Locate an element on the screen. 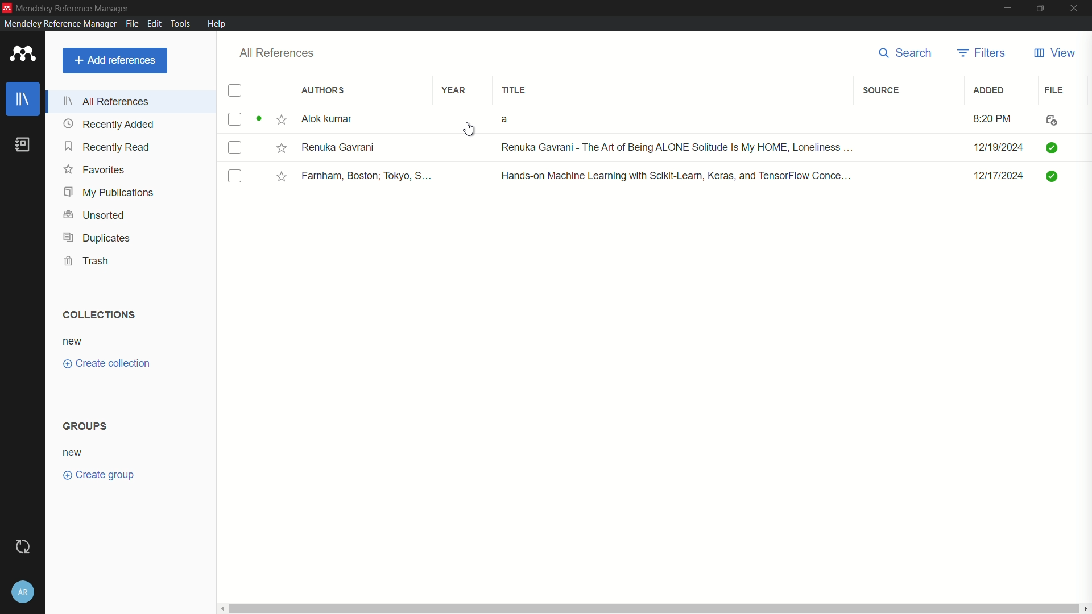 This screenshot has width=1092, height=614. all references is located at coordinates (107, 101).